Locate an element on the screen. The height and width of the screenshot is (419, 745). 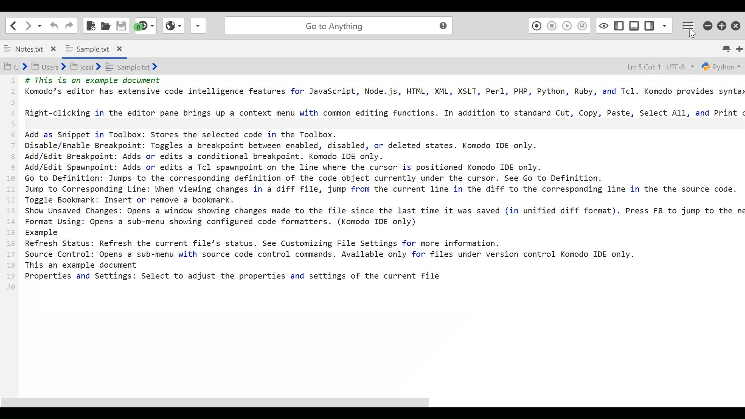
Toggle focus mode is located at coordinates (604, 25).